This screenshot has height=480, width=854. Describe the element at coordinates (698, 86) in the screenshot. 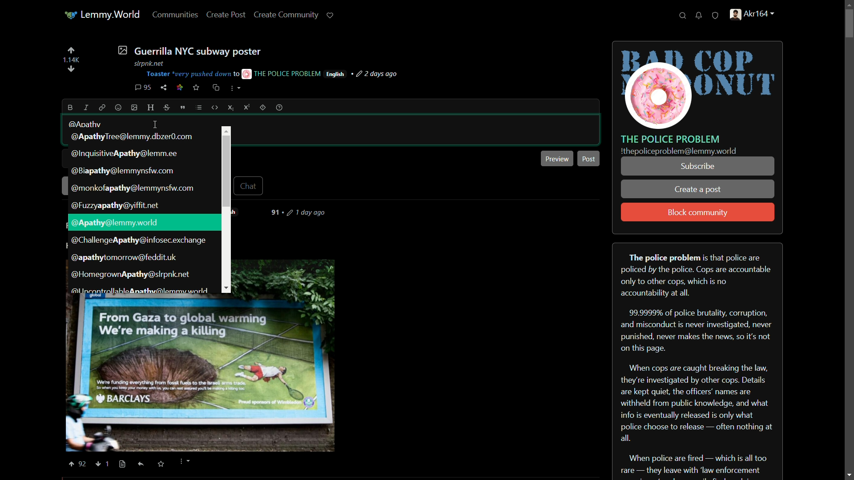

I see `server icon` at that location.